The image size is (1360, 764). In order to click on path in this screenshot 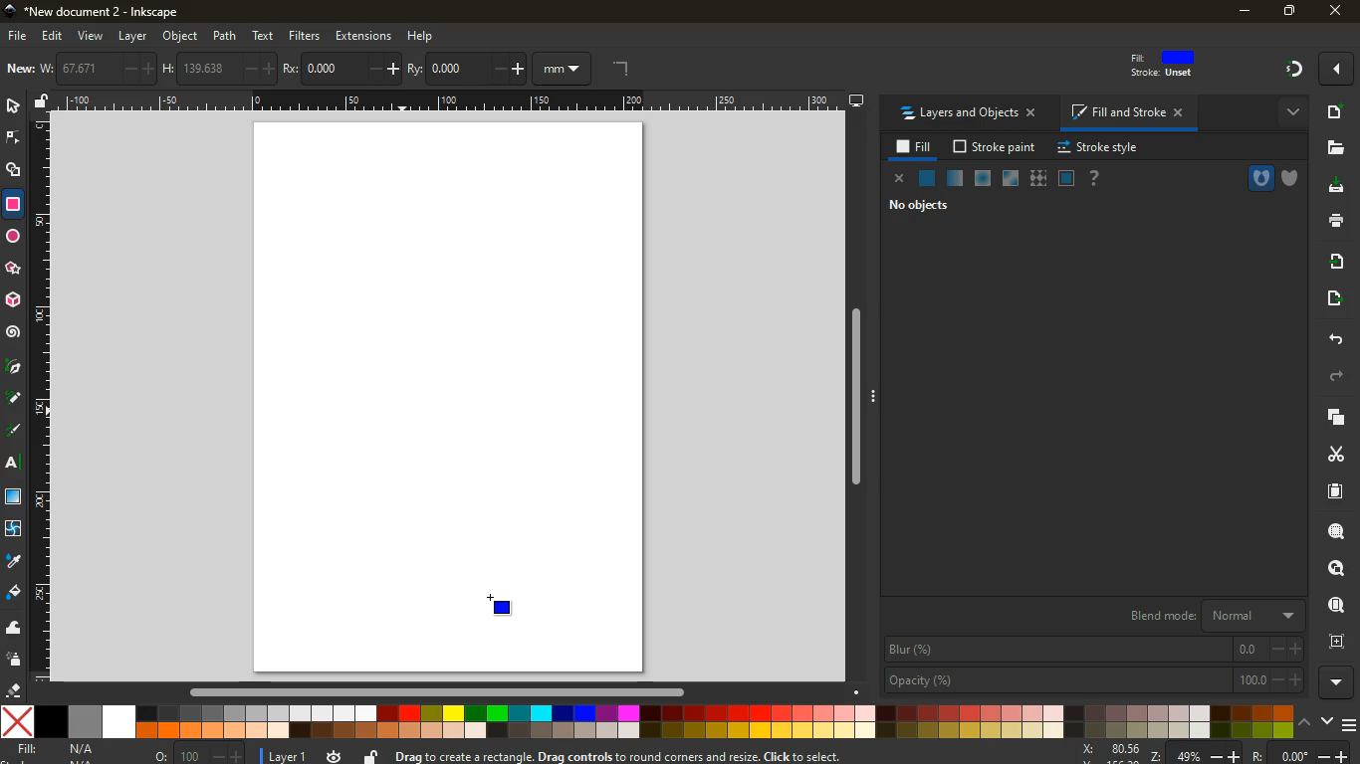, I will do `click(224, 36)`.